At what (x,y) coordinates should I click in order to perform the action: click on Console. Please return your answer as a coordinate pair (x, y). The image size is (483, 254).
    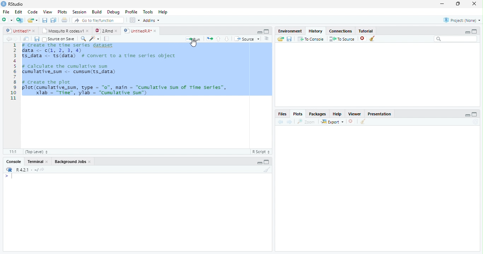
    Looking at the image, I should click on (13, 161).